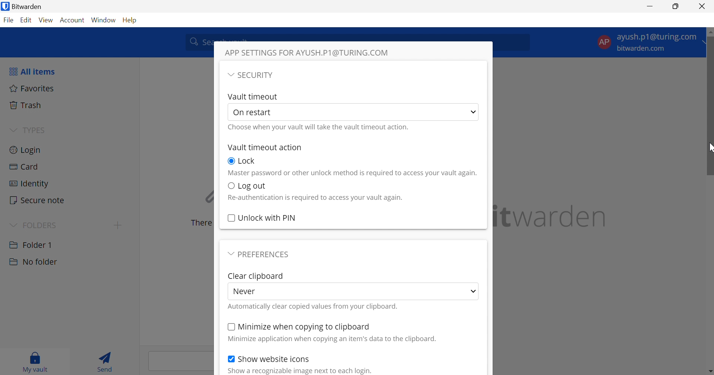 Image resolution: width=714 pixels, height=375 pixels. Describe the element at coordinates (707, 42) in the screenshot. I see `Drop Down` at that location.